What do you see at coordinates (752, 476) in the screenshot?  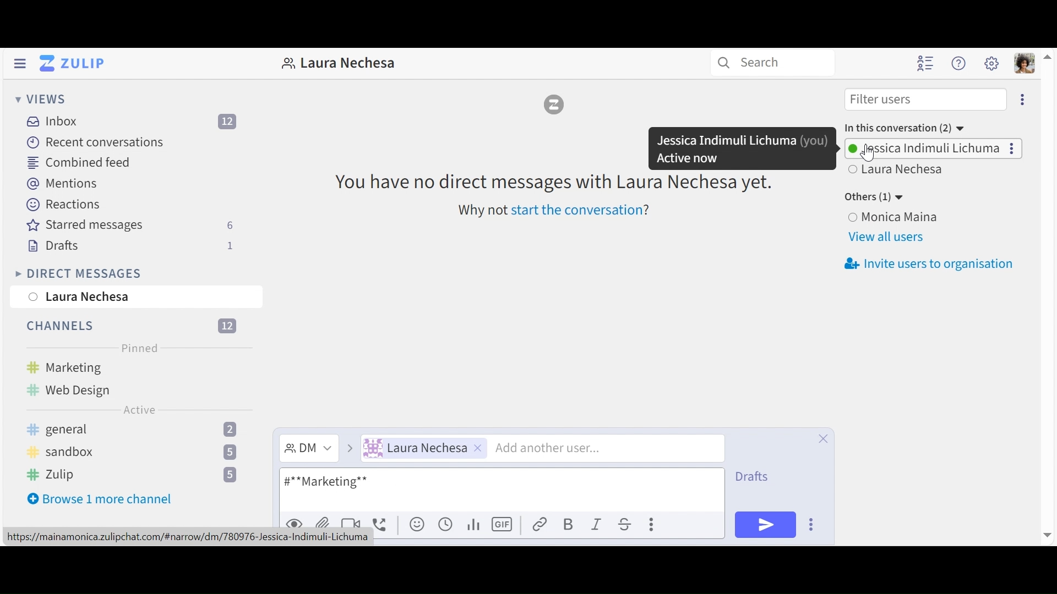 I see `Drafts` at bounding box center [752, 476].